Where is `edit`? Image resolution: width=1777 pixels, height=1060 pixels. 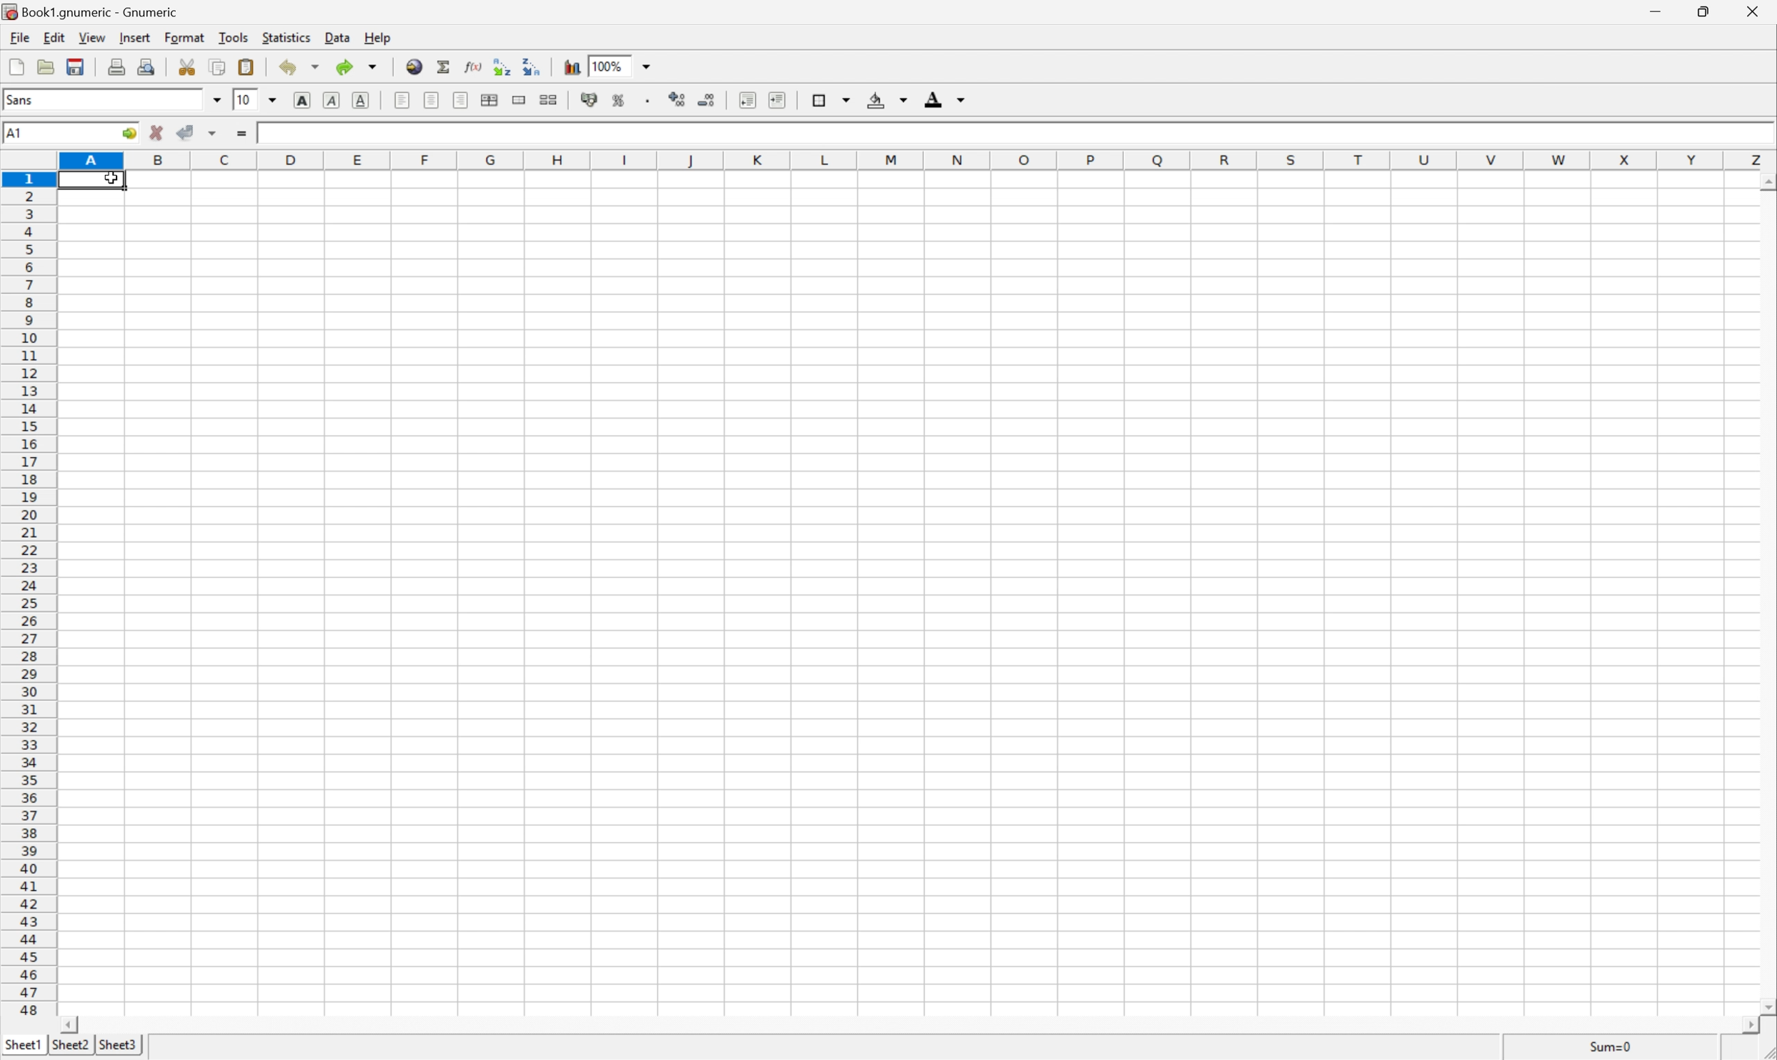 edit is located at coordinates (51, 37).